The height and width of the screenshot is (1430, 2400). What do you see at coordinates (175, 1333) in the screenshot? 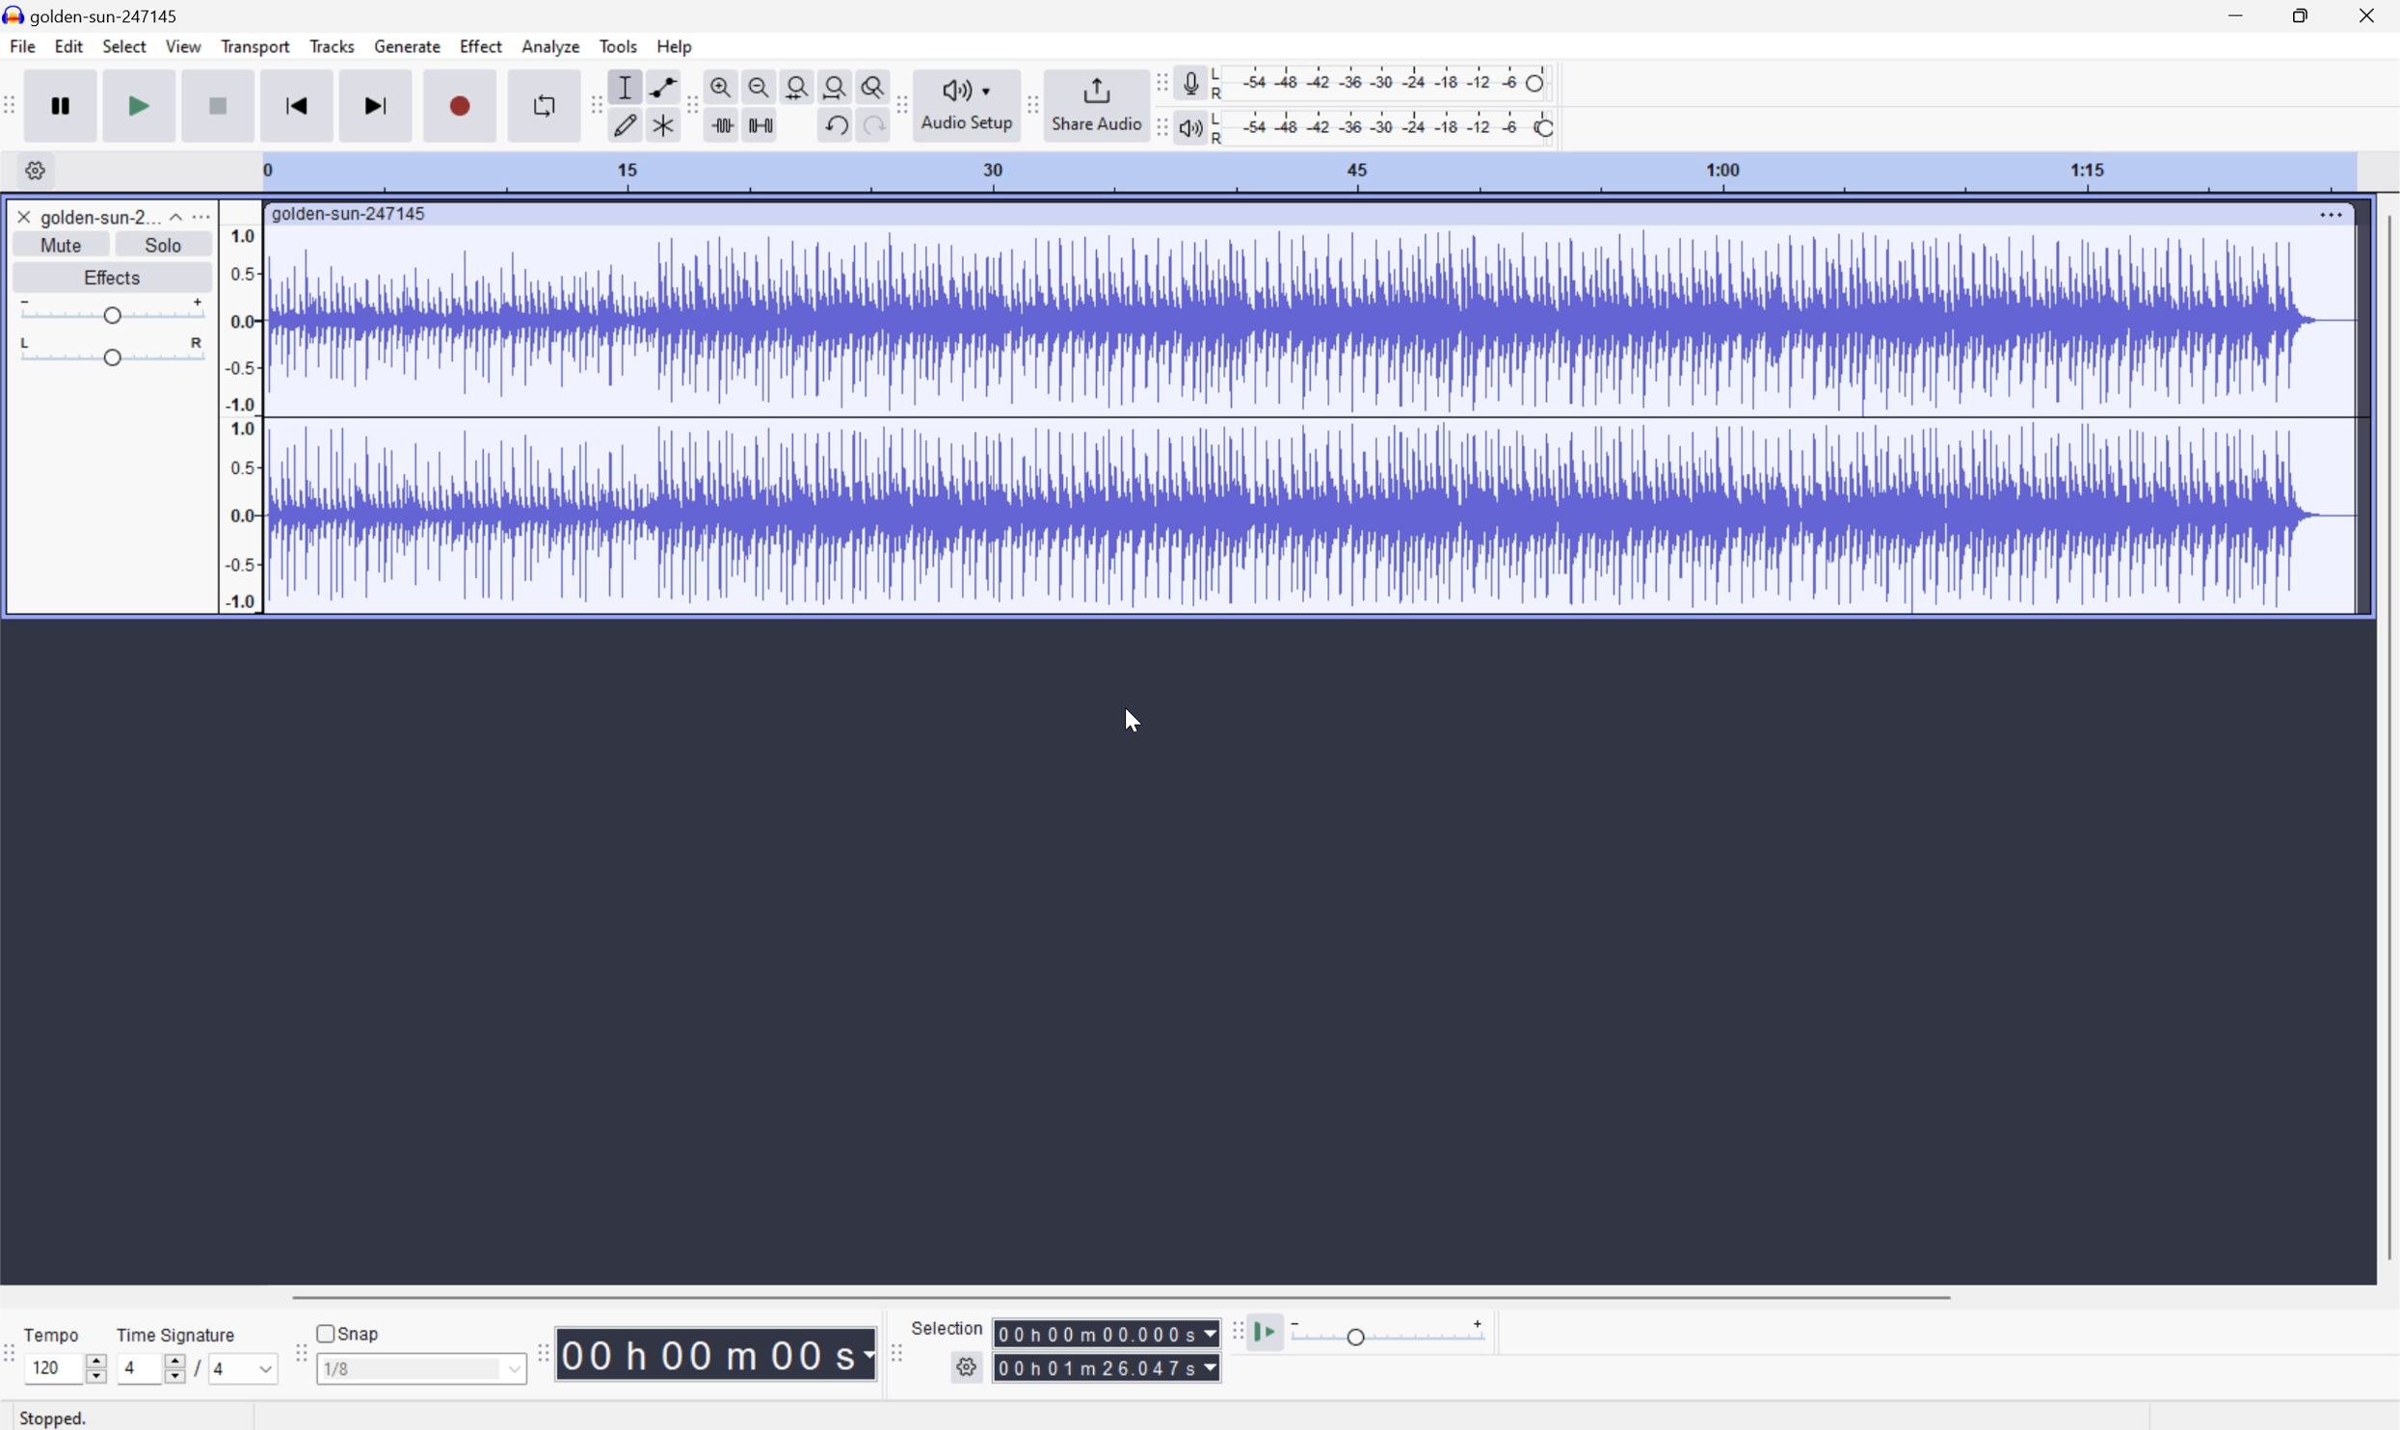
I see `Time signature` at bounding box center [175, 1333].